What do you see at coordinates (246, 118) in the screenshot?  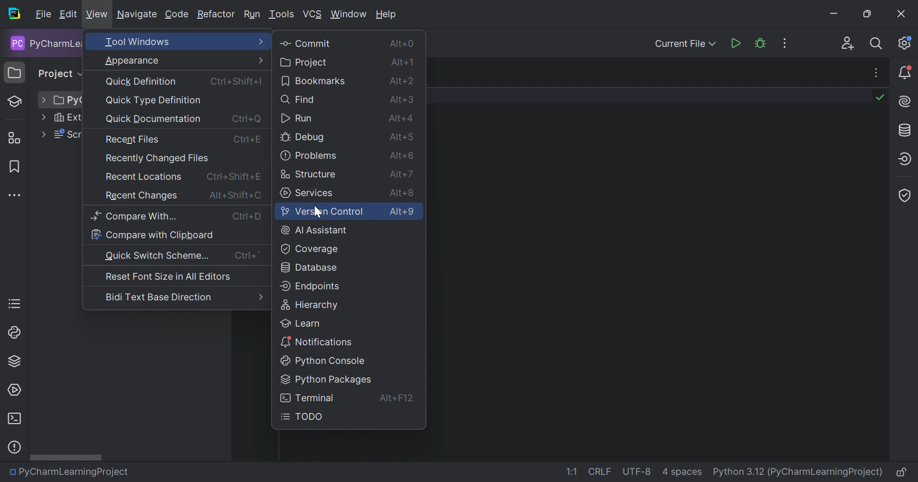 I see `Ctrl+Q` at bounding box center [246, 118].